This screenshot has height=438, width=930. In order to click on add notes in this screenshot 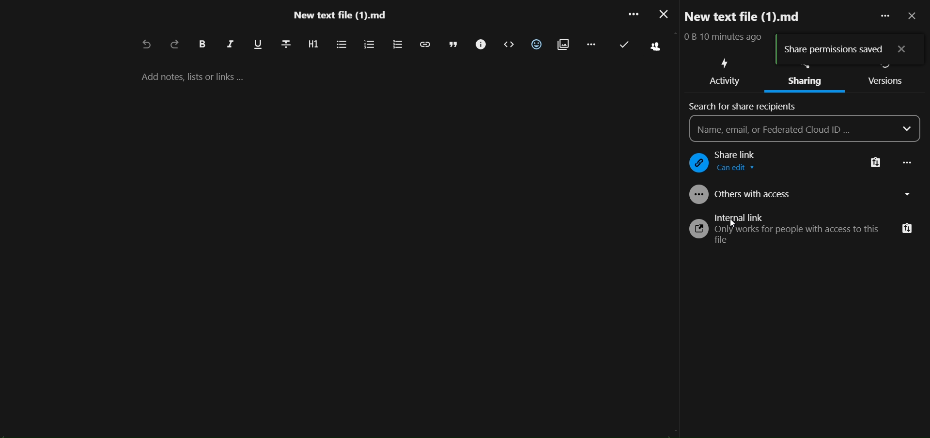, I will do `click(203, 77)`.